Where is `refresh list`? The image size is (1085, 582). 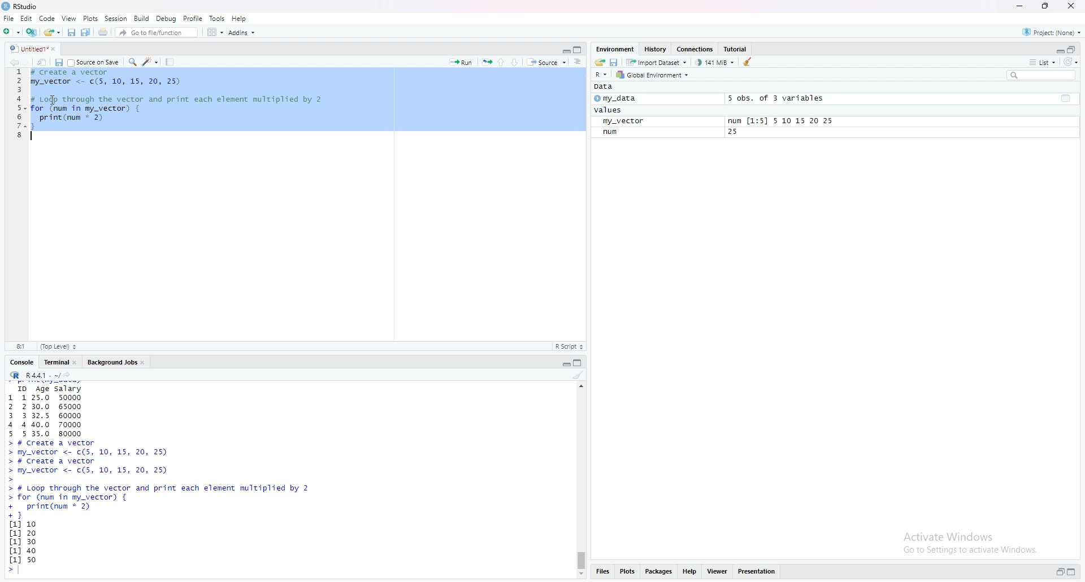
refresh list is located at coordinates (1073, 62).